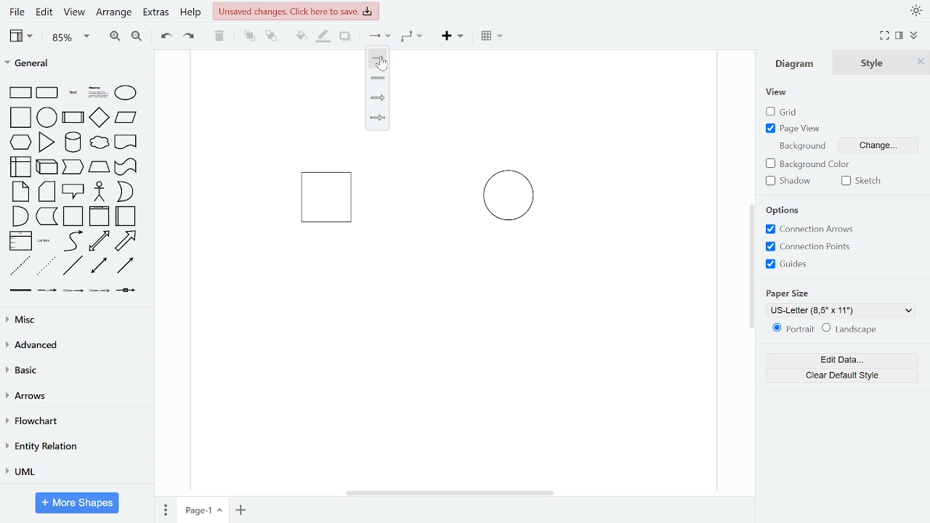 This screenshot has height=523, width=930. What do you see at coordinates (73, 118) in the screenshot?
I see `process` at bounding box center [73, 118].